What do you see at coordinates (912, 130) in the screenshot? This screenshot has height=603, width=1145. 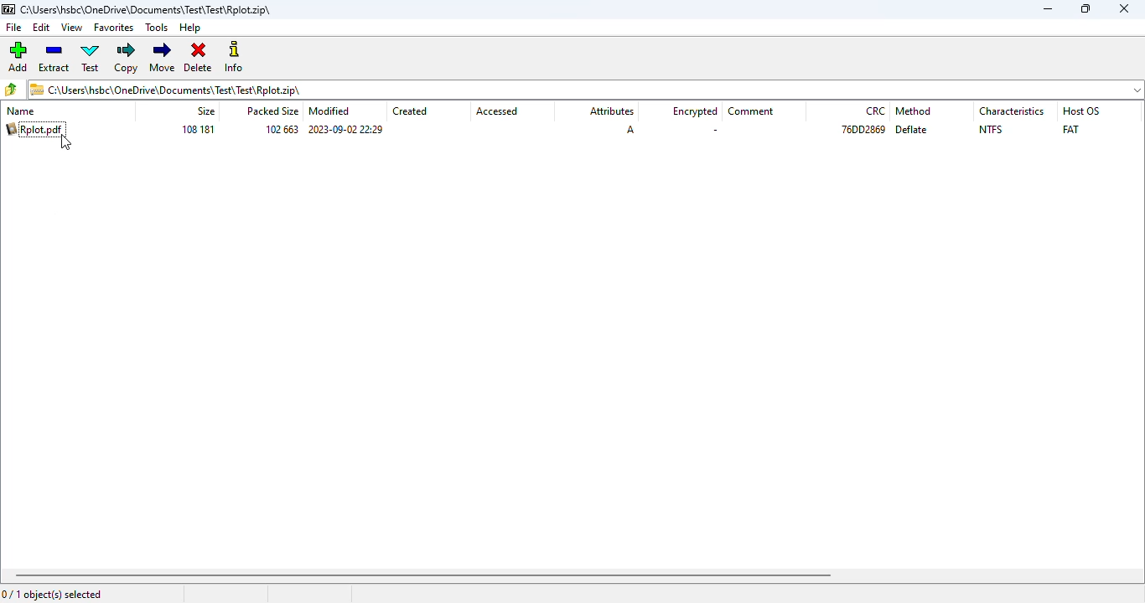 I see `deflate` at bounding box center [912, 130].